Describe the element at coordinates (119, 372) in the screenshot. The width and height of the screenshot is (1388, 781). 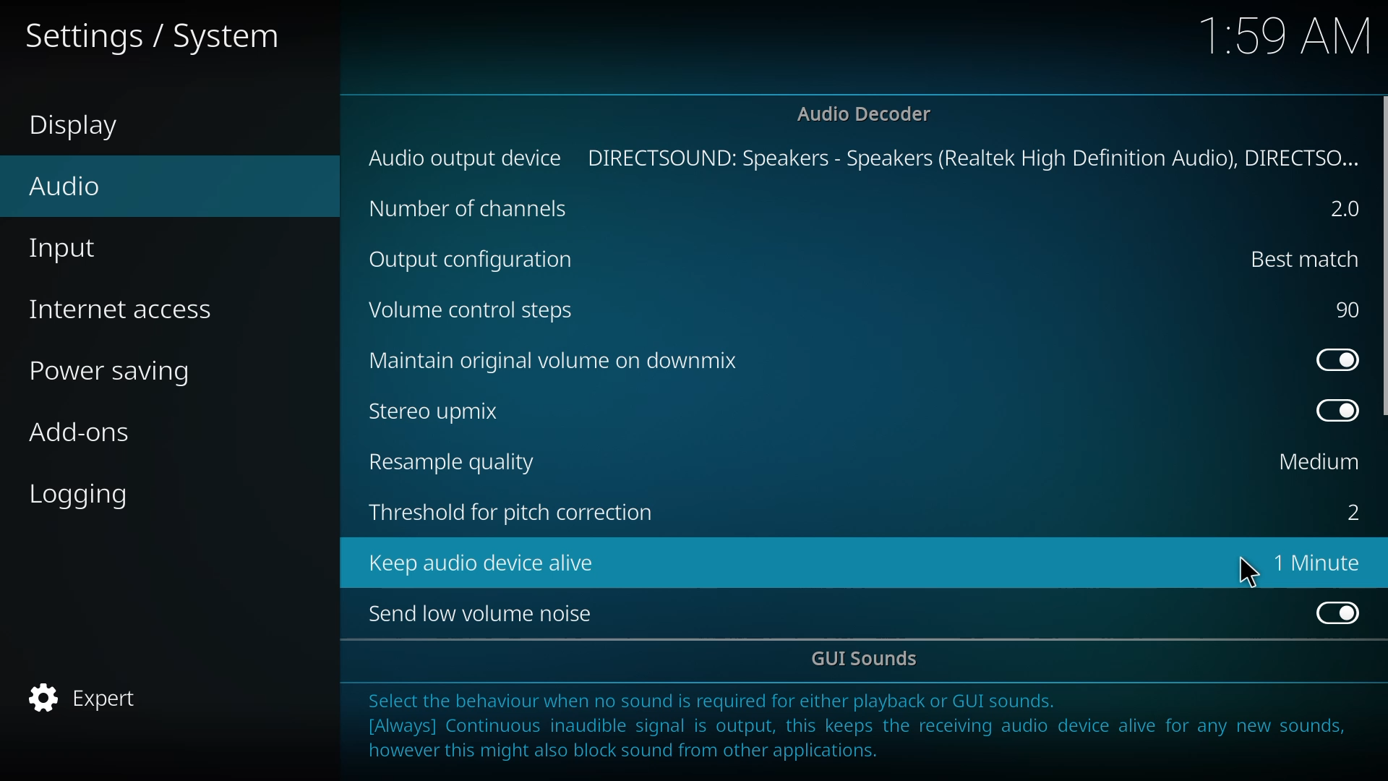
I see `power saving` at that location.